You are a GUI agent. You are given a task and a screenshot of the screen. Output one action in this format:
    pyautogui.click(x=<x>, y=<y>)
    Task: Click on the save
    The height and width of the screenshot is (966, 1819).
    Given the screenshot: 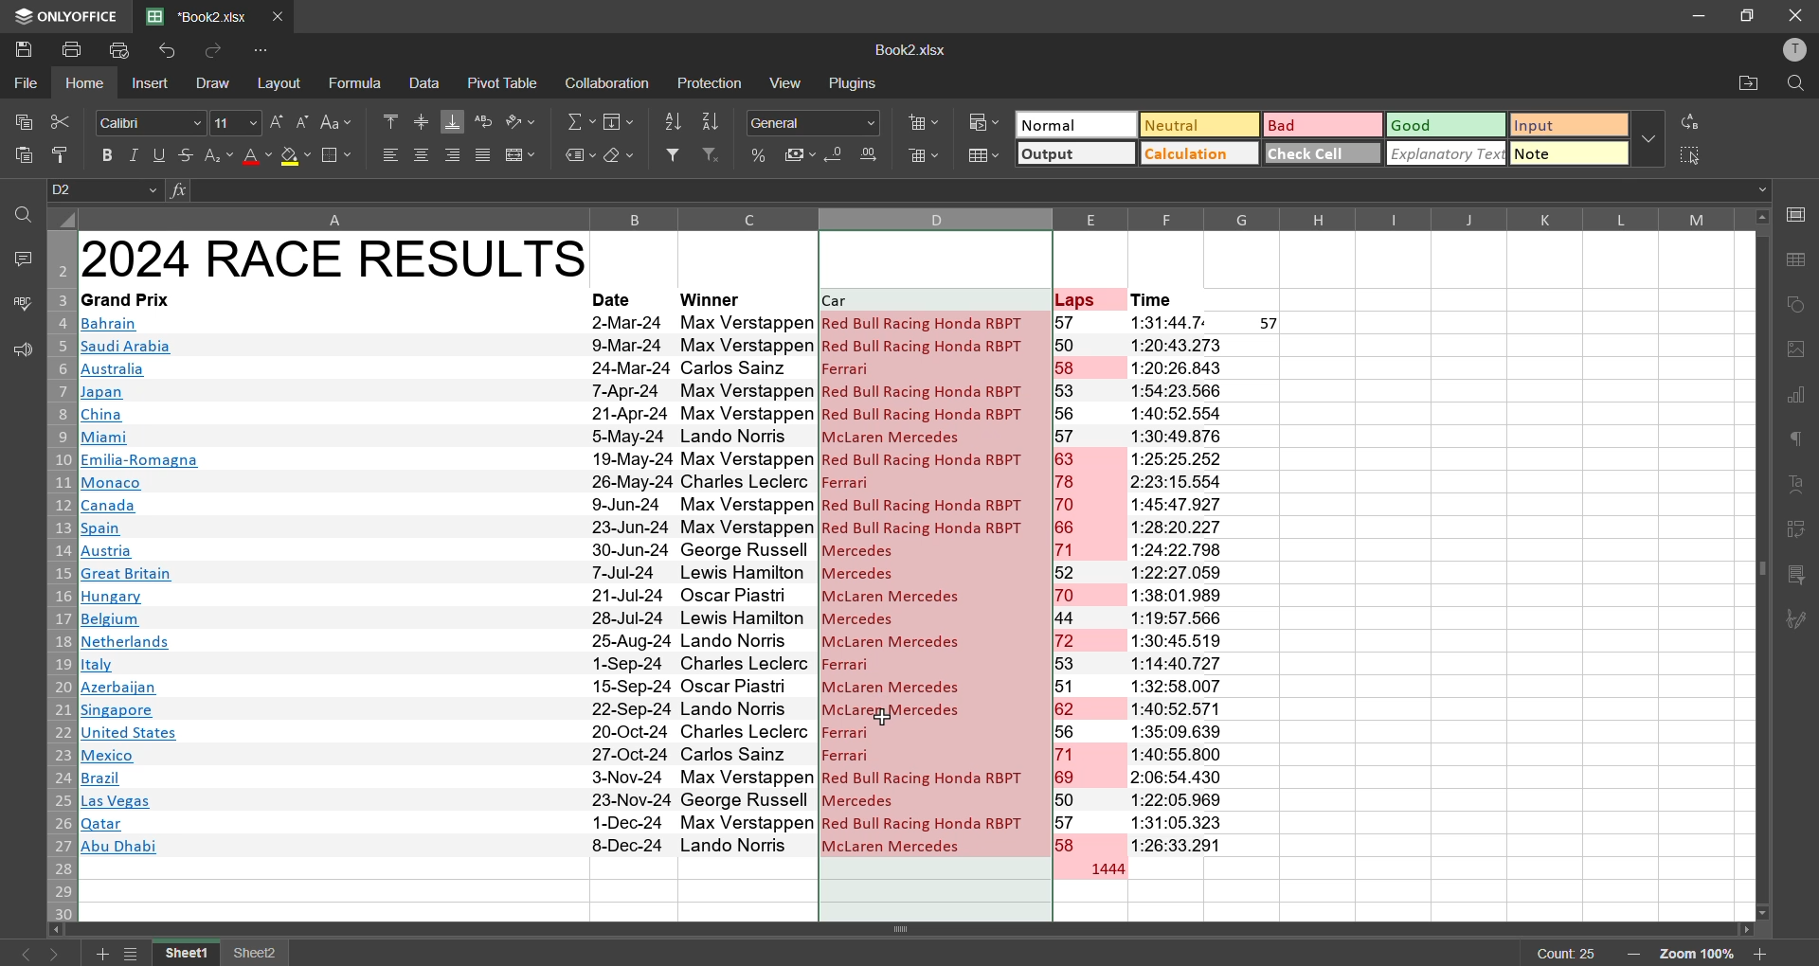 What is the action you would take?
    pyautogui.click(x=23, y=47)
    